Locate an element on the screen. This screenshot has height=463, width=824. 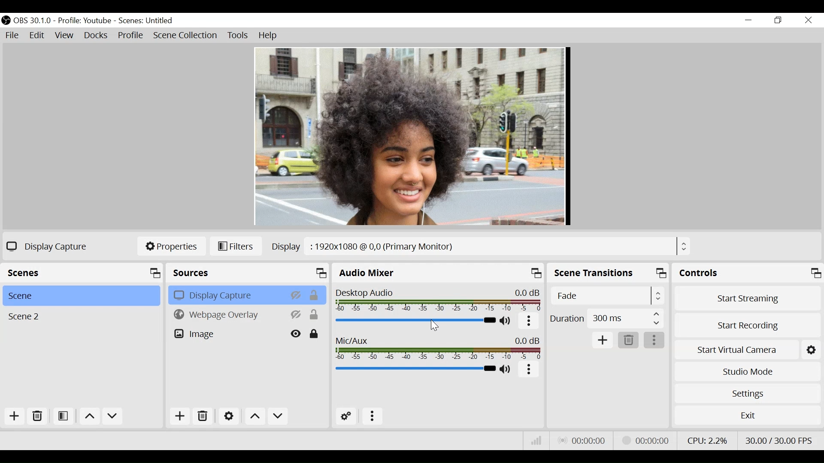
Add  is located at coordinates (603, 340).